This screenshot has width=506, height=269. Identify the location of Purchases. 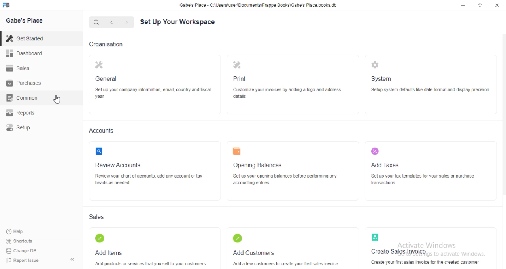
(26, 83).